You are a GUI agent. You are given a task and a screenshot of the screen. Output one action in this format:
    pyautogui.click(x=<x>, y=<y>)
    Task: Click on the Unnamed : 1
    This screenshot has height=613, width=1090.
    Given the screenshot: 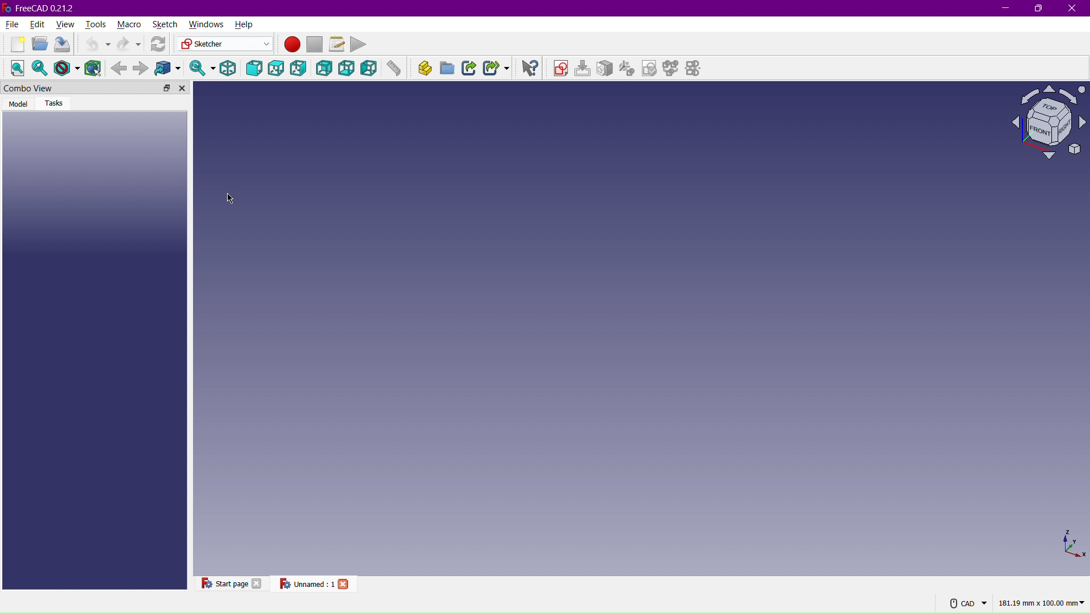 What is the action you would take?
    pyautogui.click(x=304, y=583)
    